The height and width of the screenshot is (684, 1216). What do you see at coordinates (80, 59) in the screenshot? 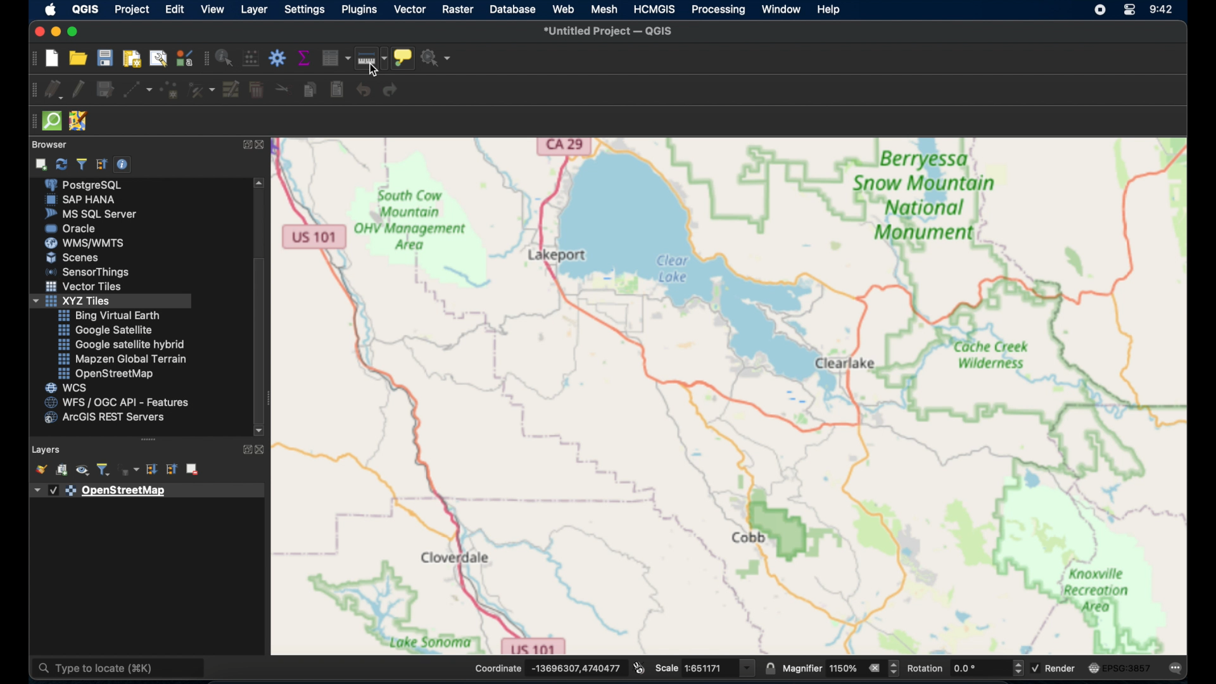
I see `open project` at bounding box center [80, 59].